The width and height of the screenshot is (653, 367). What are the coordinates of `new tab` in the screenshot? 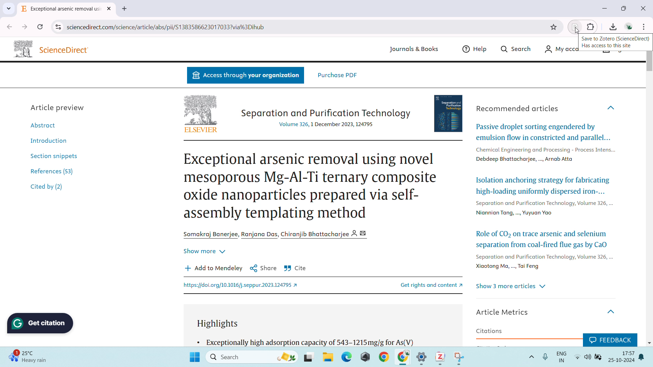 It's located at (124, 9).